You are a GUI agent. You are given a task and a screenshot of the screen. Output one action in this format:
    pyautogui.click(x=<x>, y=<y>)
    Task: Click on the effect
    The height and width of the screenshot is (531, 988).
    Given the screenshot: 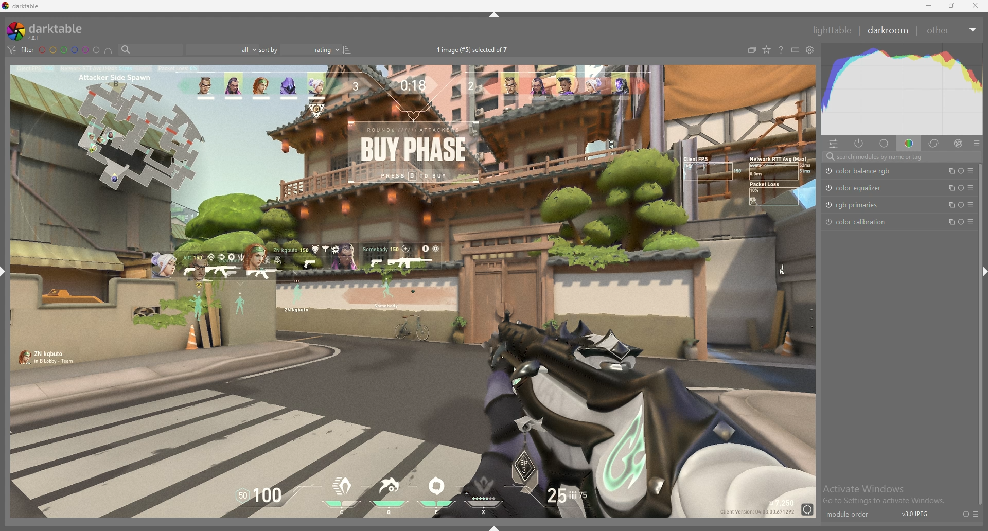 What is the action you would take?
    pyautogui.click(x=958, y=144)
    